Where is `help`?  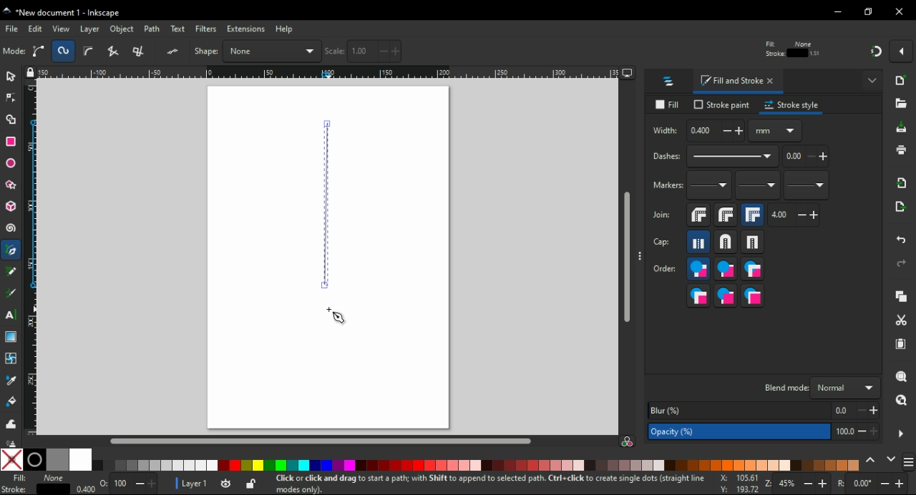 help is located at coordinates (284, 29).